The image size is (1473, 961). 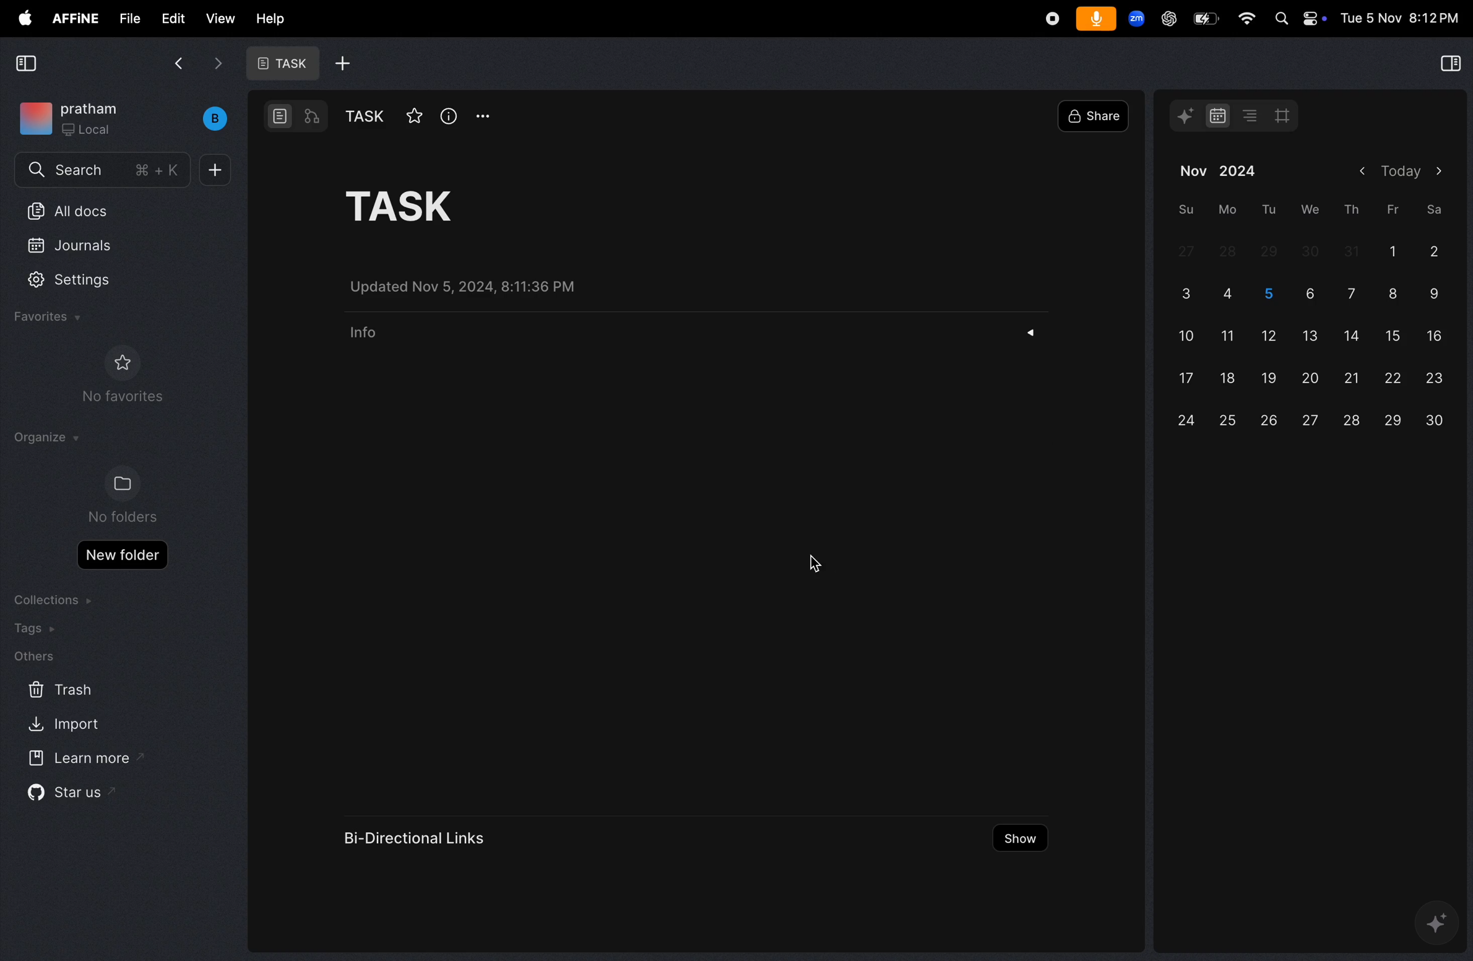 What do you see at coordinates (1214, 116) in the screenshot?
I see `calendar` at bounding box center [1214, 116].